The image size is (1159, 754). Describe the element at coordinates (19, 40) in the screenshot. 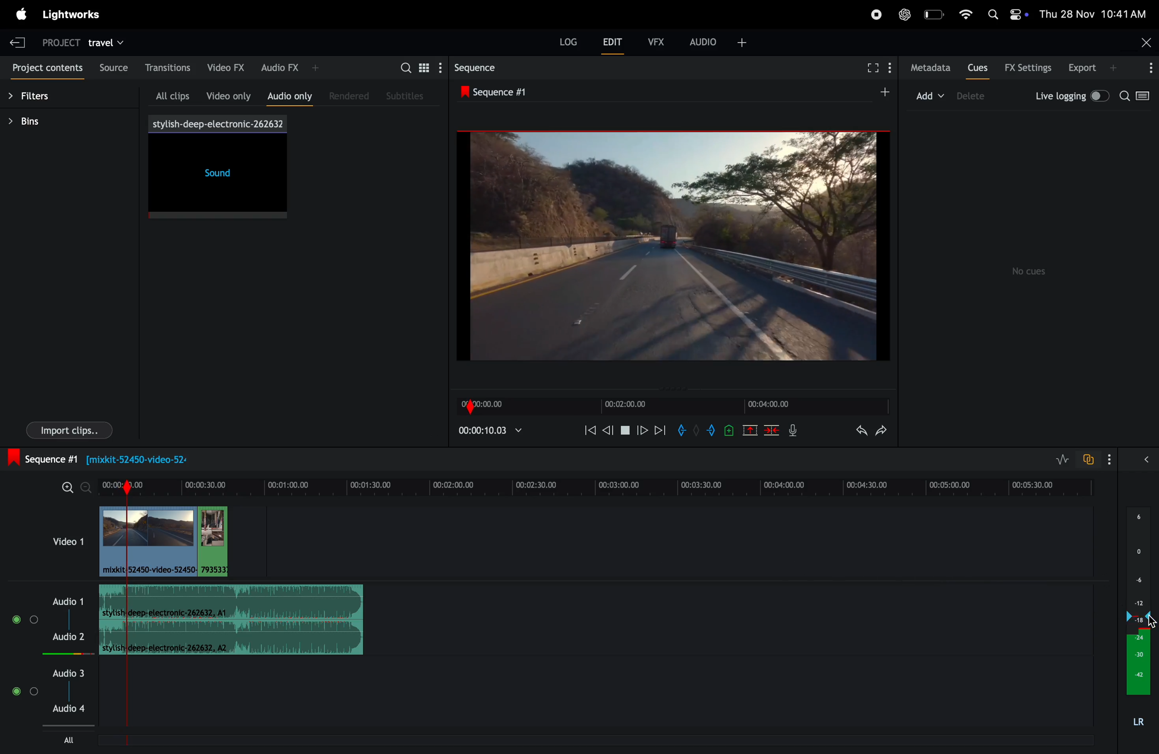

I see `exit` at that location.